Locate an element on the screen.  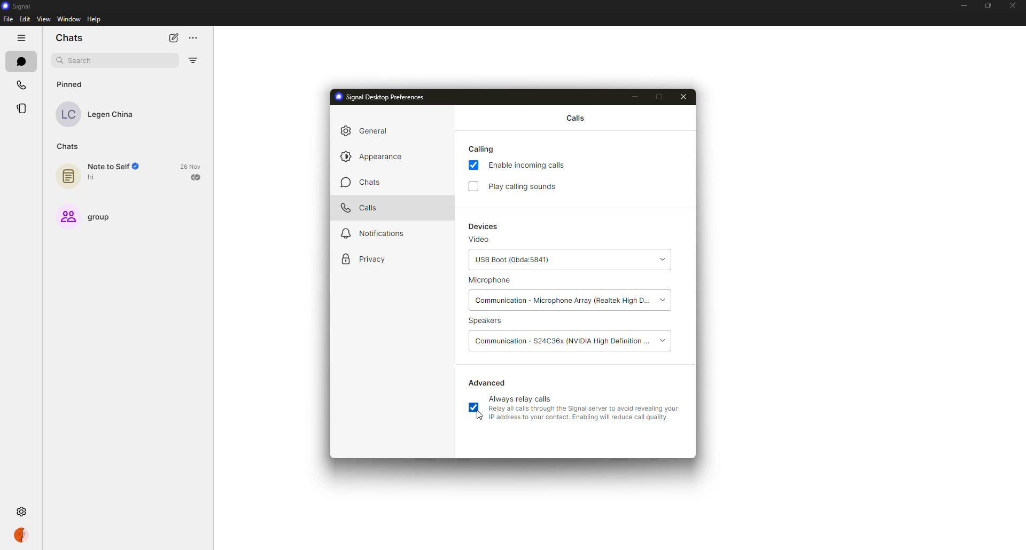
privacy is located at coordinates (363, 260).